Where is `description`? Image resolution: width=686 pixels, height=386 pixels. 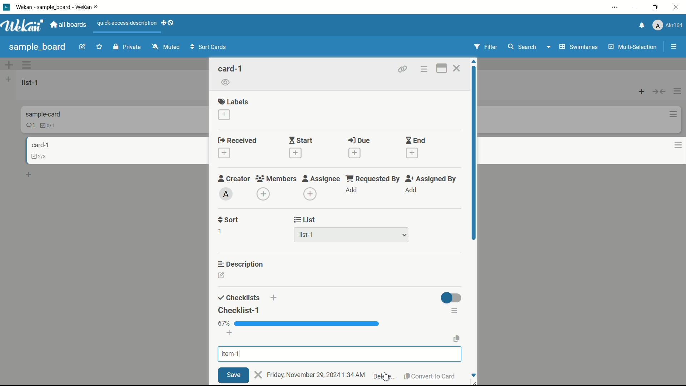 description is located at coordinates (243, 264).